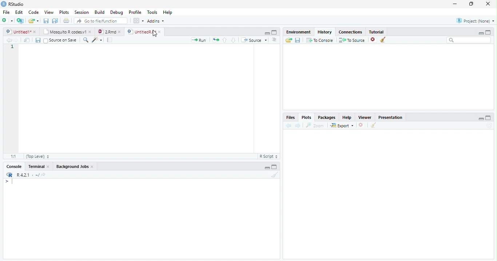 The image size is (497, 261). What do you see at coordinates (101, 12) in the screenshot?
I see `Build` at bounding box center [101, 12].